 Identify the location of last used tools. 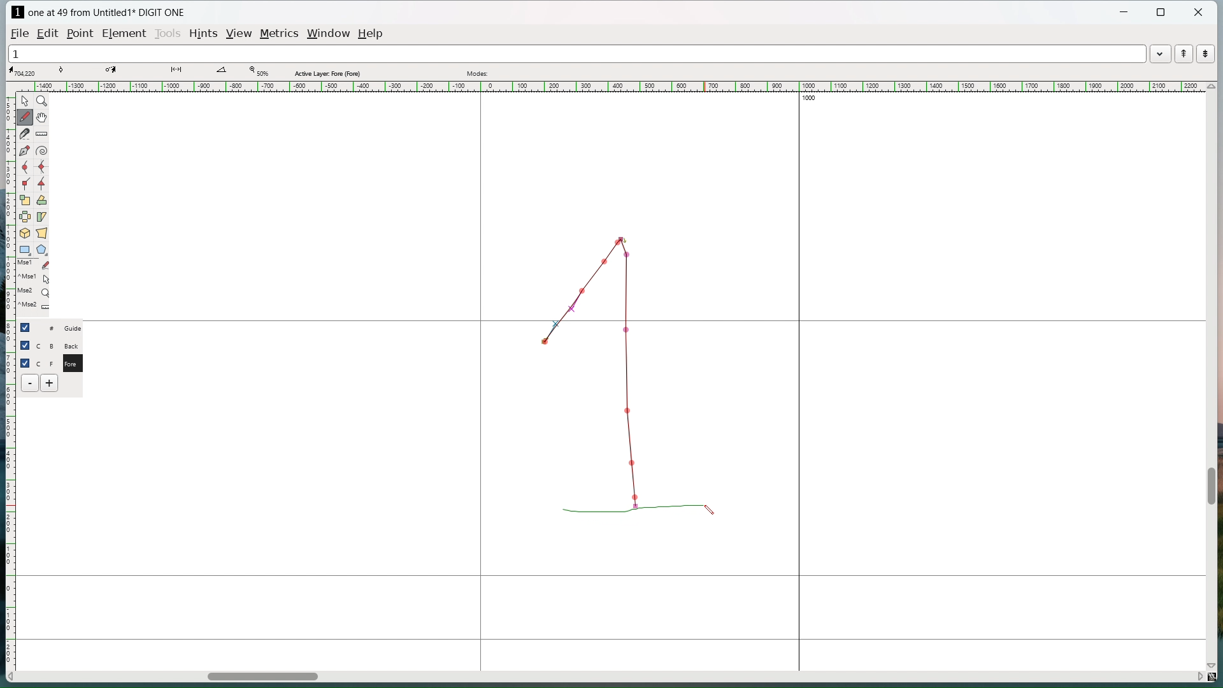
(32, 288).